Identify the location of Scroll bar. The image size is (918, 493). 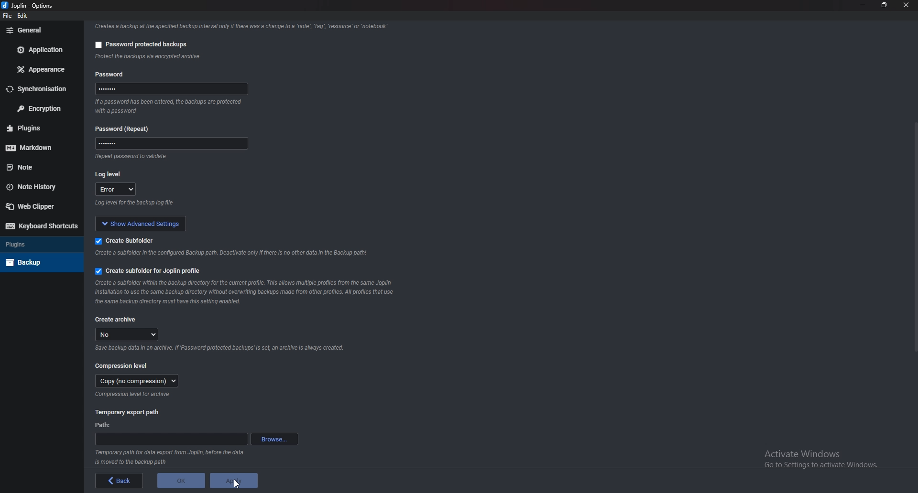
(914, 236).